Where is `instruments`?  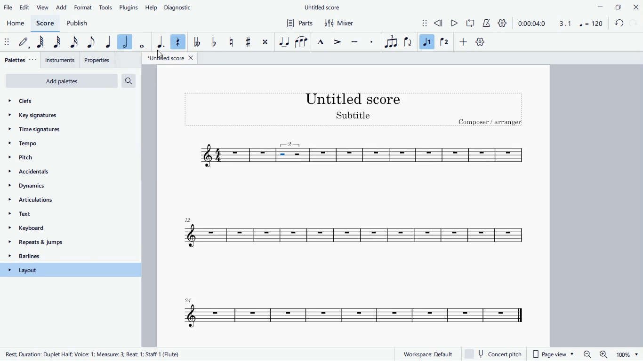
instruments is located at coordinates (61, 60).